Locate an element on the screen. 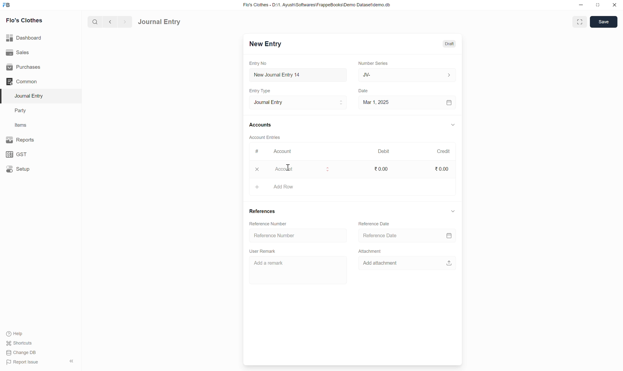 The height and width of the screenshot is (371, 623). back is located at coordinates (109, 22).